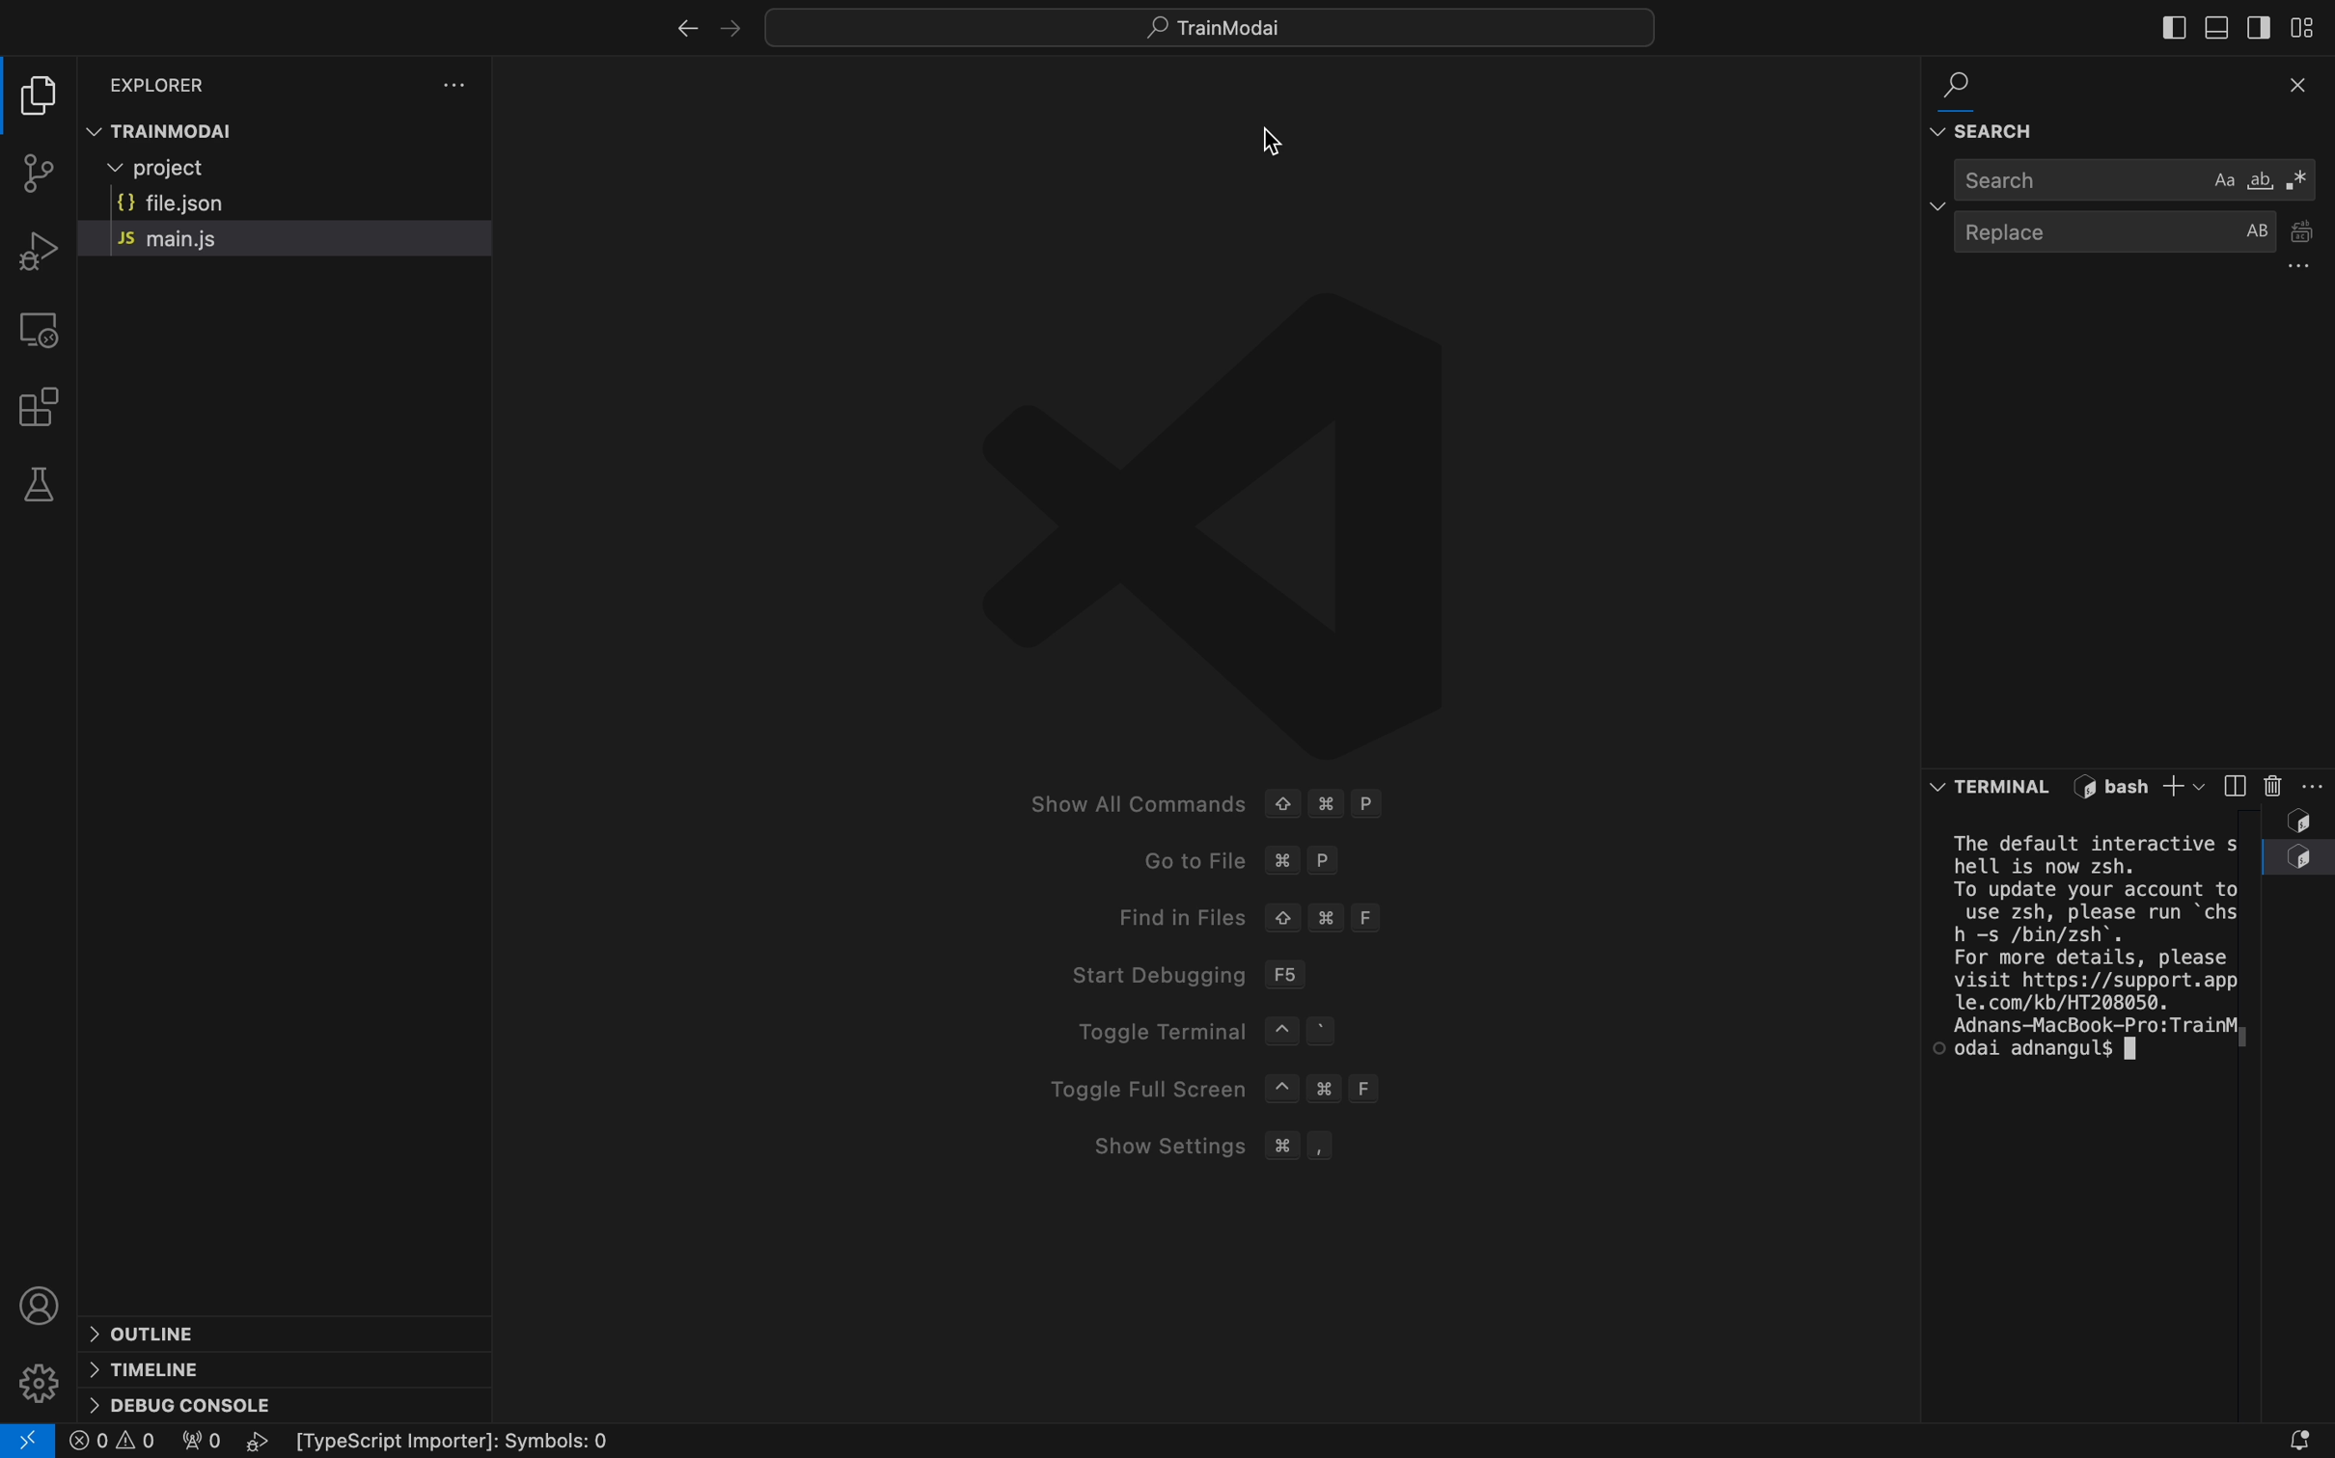 This screenshot has width=2335, height=1458. I want to click on Go to file, so click(1338, 863).